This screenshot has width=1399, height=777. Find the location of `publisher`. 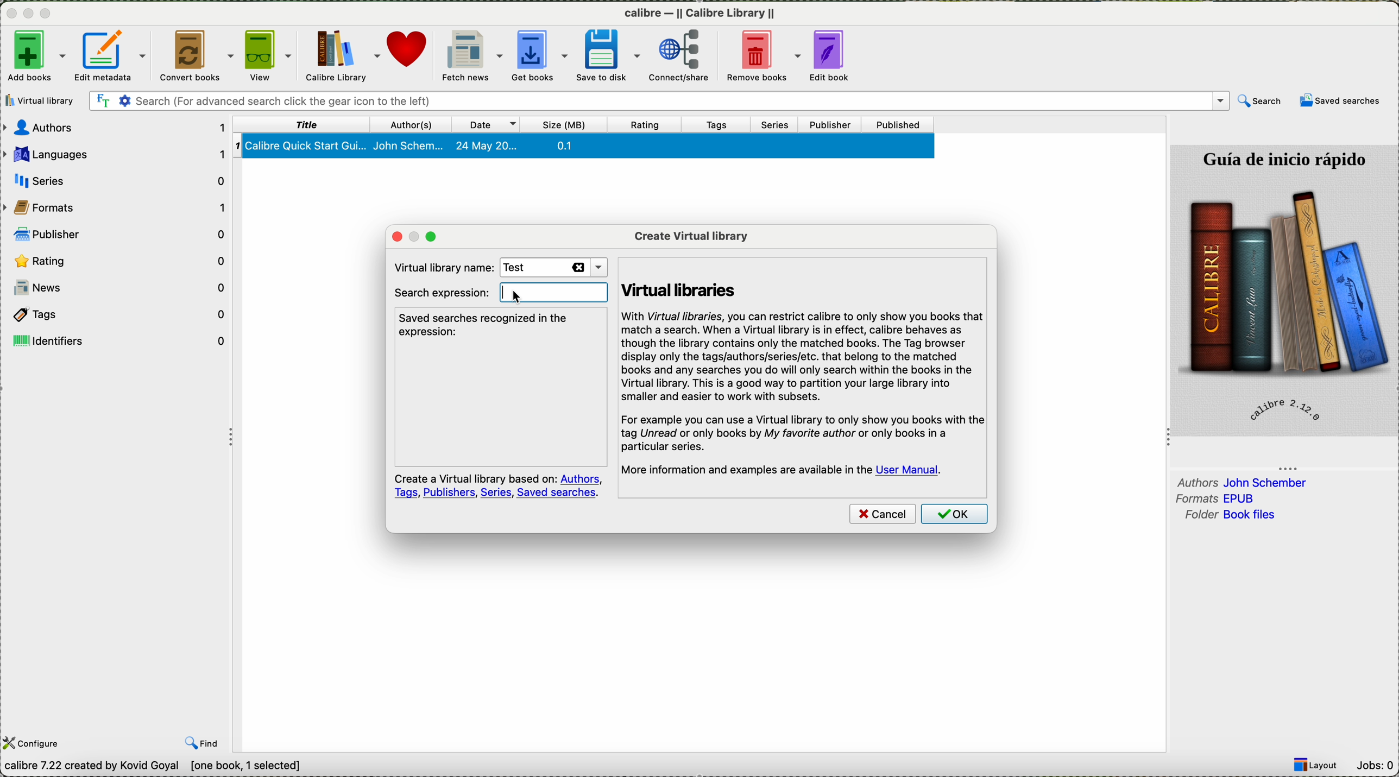

publisher is located at coordinates (831, 123).